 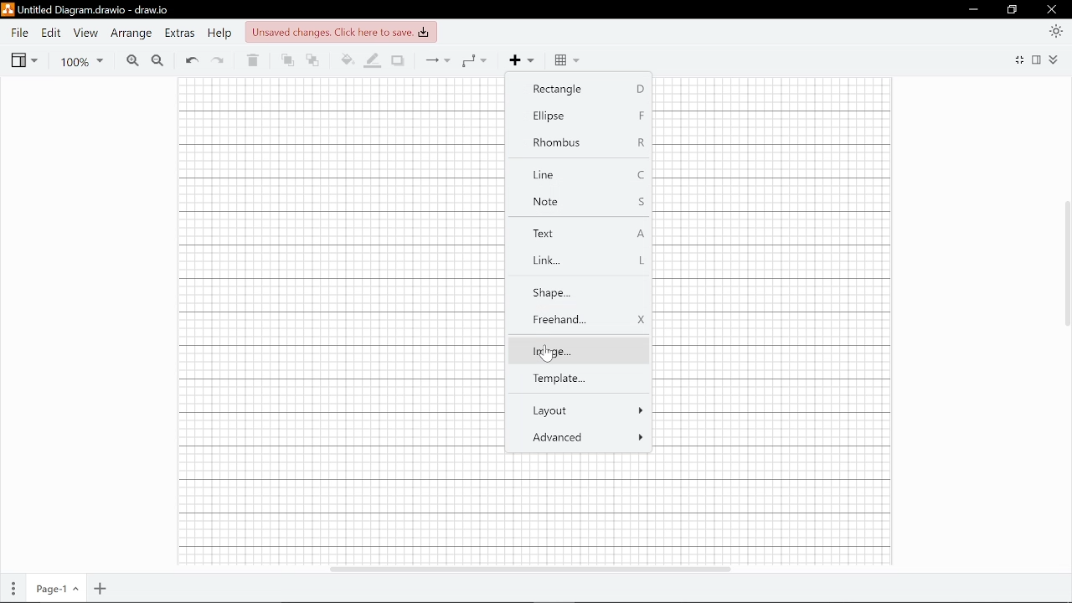 What do you see at coordinates (1020, 61) in the screenshot?
I see `Fullscreen` at bounding box center [1020, 61].